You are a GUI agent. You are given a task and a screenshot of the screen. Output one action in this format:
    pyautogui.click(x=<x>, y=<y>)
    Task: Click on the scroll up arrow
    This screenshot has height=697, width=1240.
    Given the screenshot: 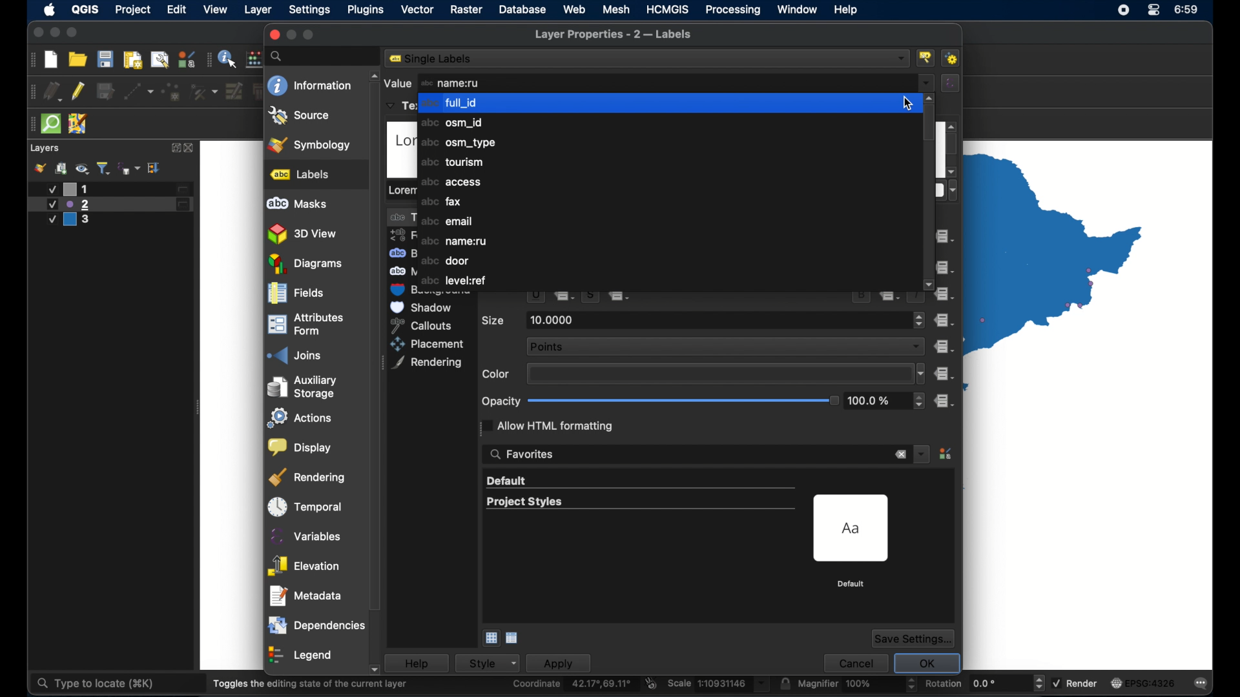 What is the action you would take?
    pyautogui.click(x=372, y=76)
    